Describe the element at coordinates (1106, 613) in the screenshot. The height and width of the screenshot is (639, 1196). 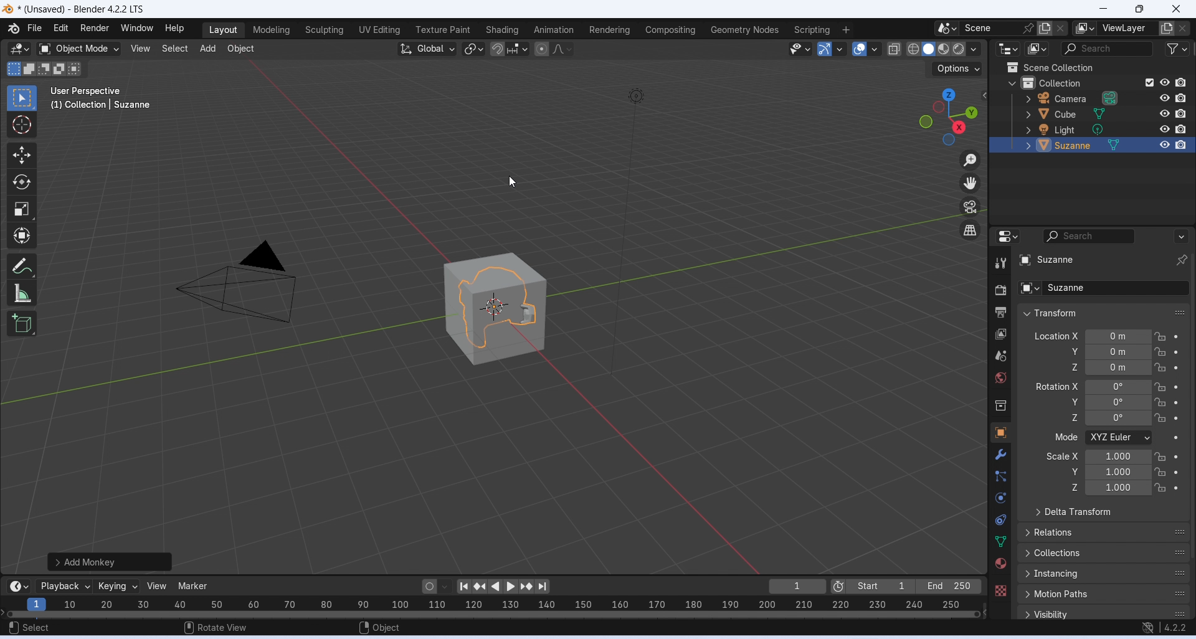
I see `visibility` at that location.